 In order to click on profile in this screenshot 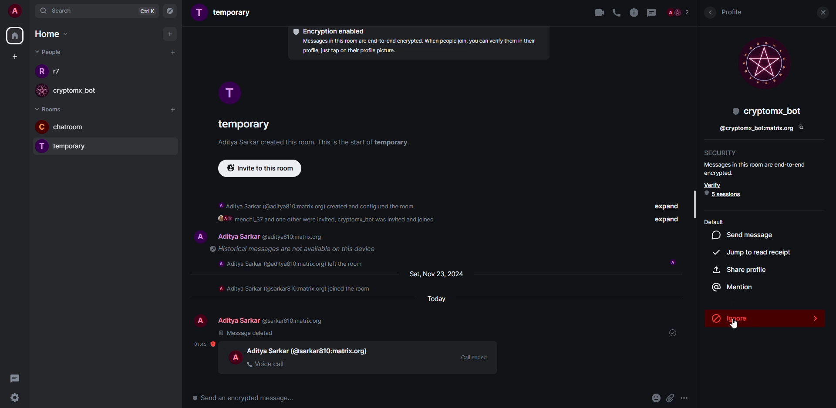, I will do `click(764, 62)`.